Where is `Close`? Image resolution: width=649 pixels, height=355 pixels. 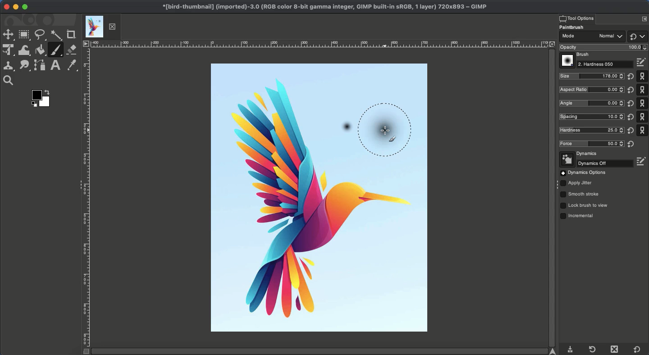
Close is located at coordinates (7, 7).